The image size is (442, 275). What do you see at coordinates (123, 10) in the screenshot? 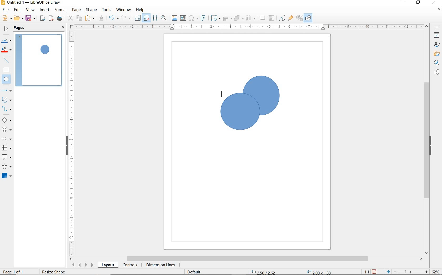
I see `WINDOW` at bounding box center [123, 10].